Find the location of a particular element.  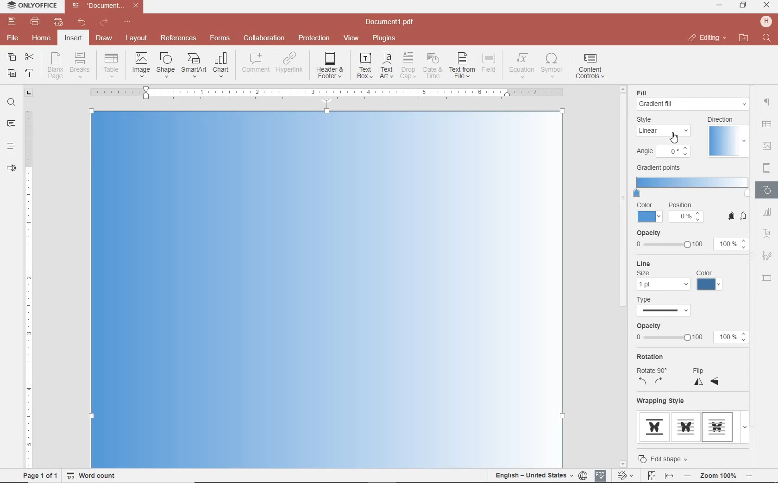

quick print is located at coordinates (57, 22).